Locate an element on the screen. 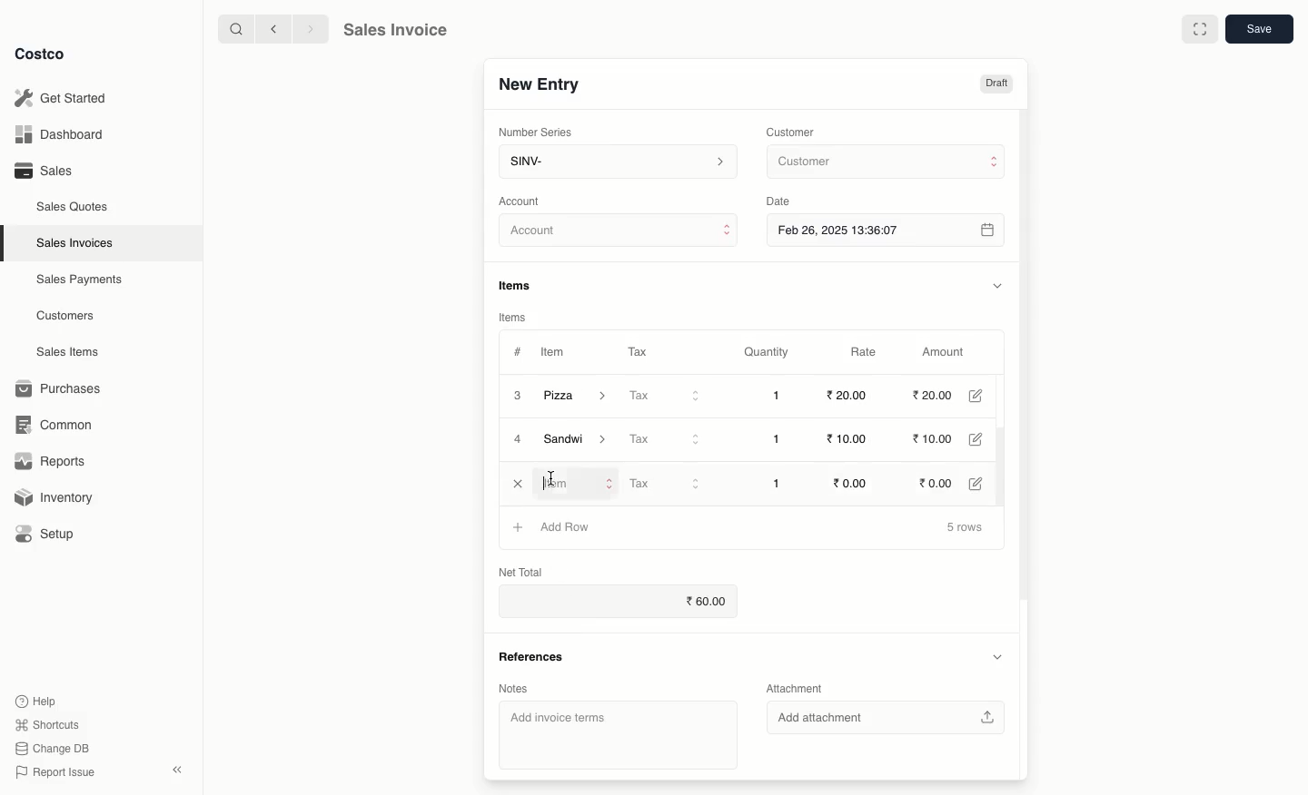 The height and width of the screenshot is (795, 1308). Change DB is located at coordinates (49, 747).